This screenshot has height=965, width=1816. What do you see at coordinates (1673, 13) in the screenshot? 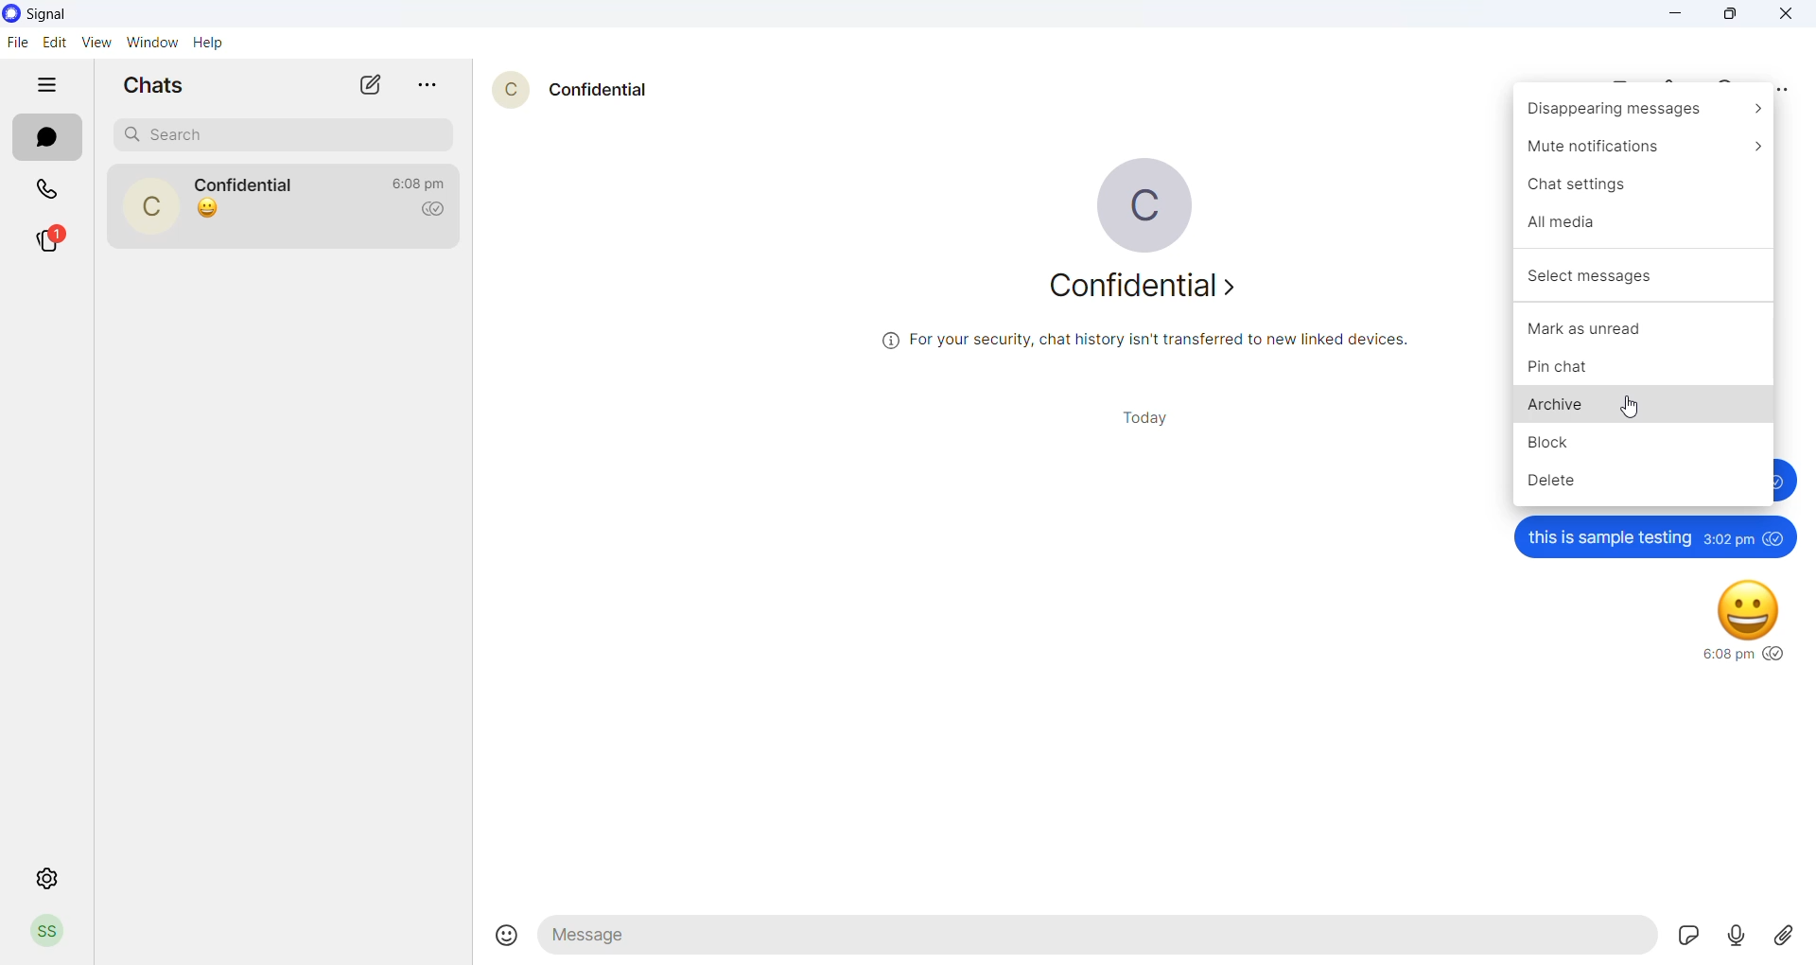
I see `minimize` at bounding box center [1673, 13].